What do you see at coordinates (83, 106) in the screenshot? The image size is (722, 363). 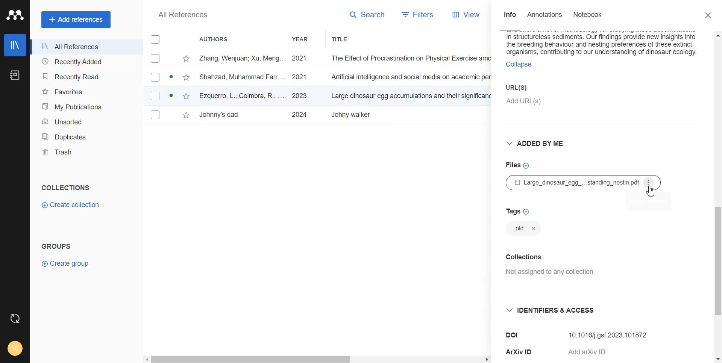 I see `My publication` at bounding box center [83, 106].